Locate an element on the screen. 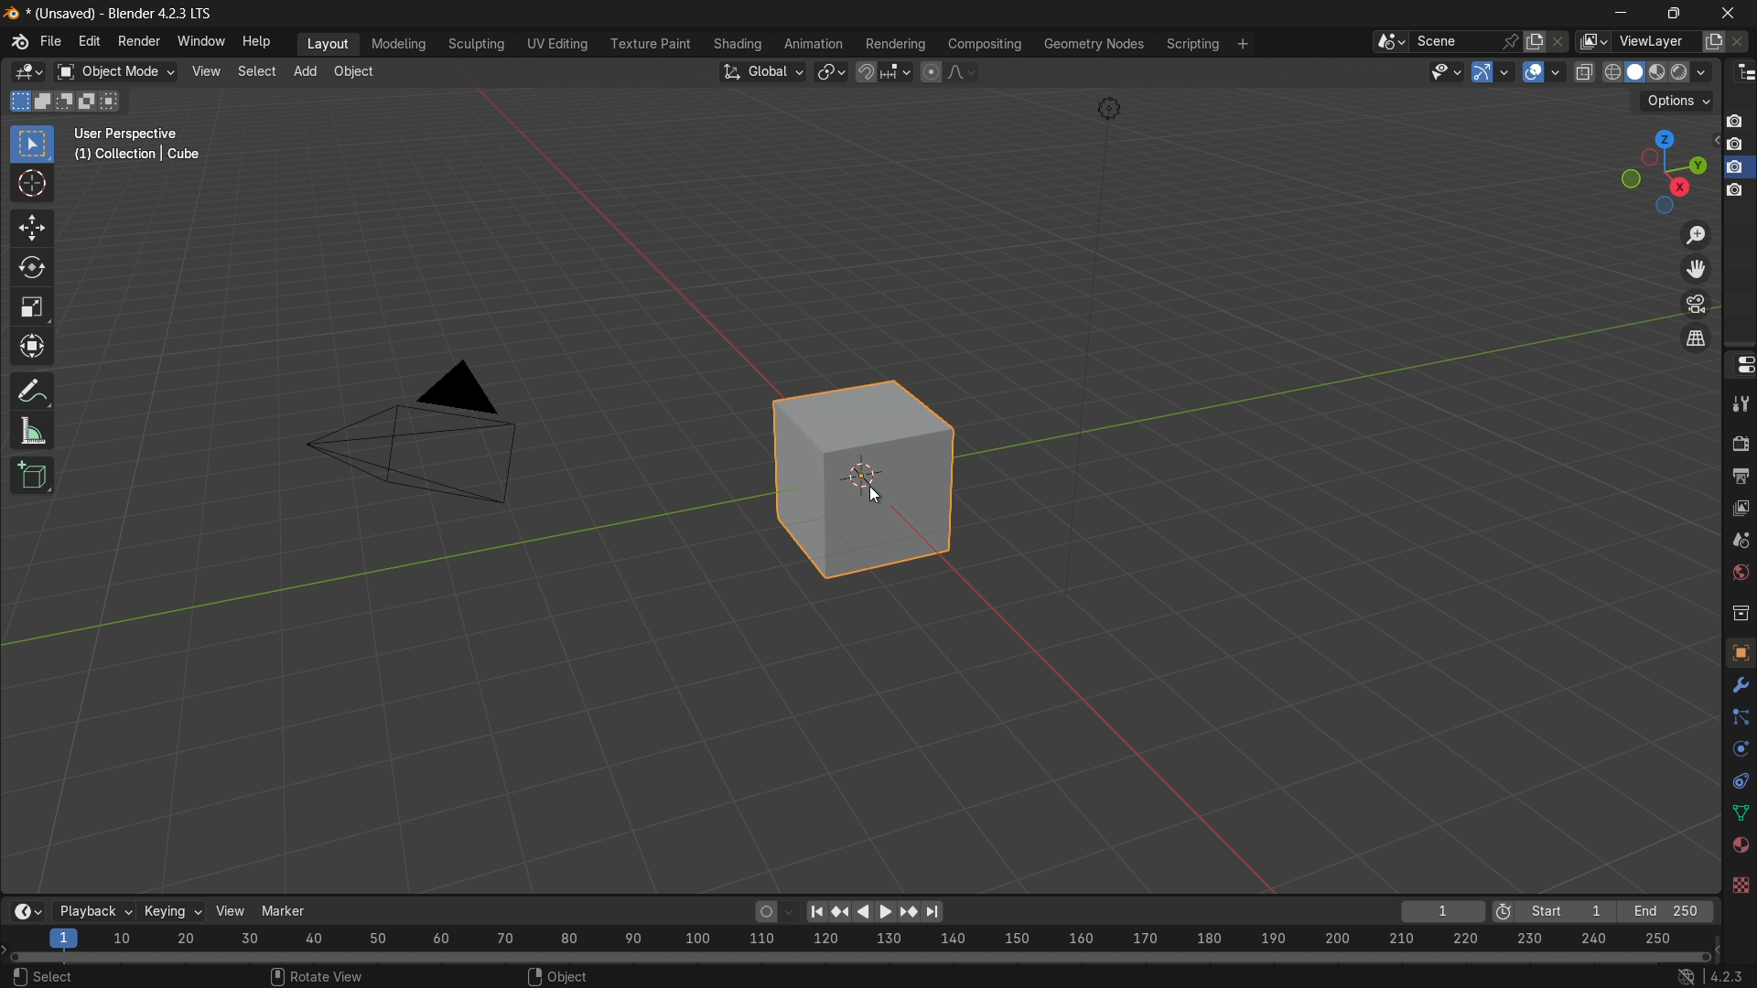  object tab is located at coordinates (359, 71).